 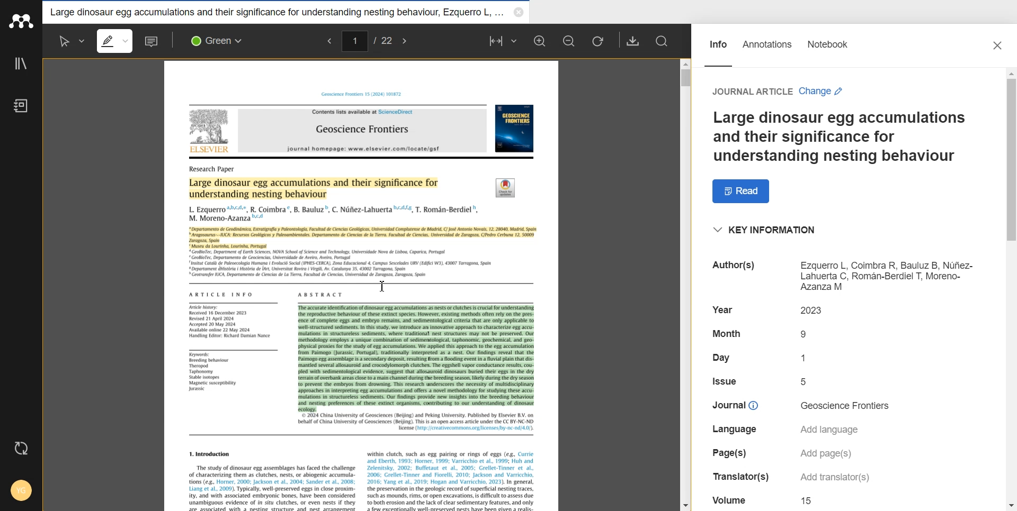 I want to click on Select text, so click(x=69, y=40).